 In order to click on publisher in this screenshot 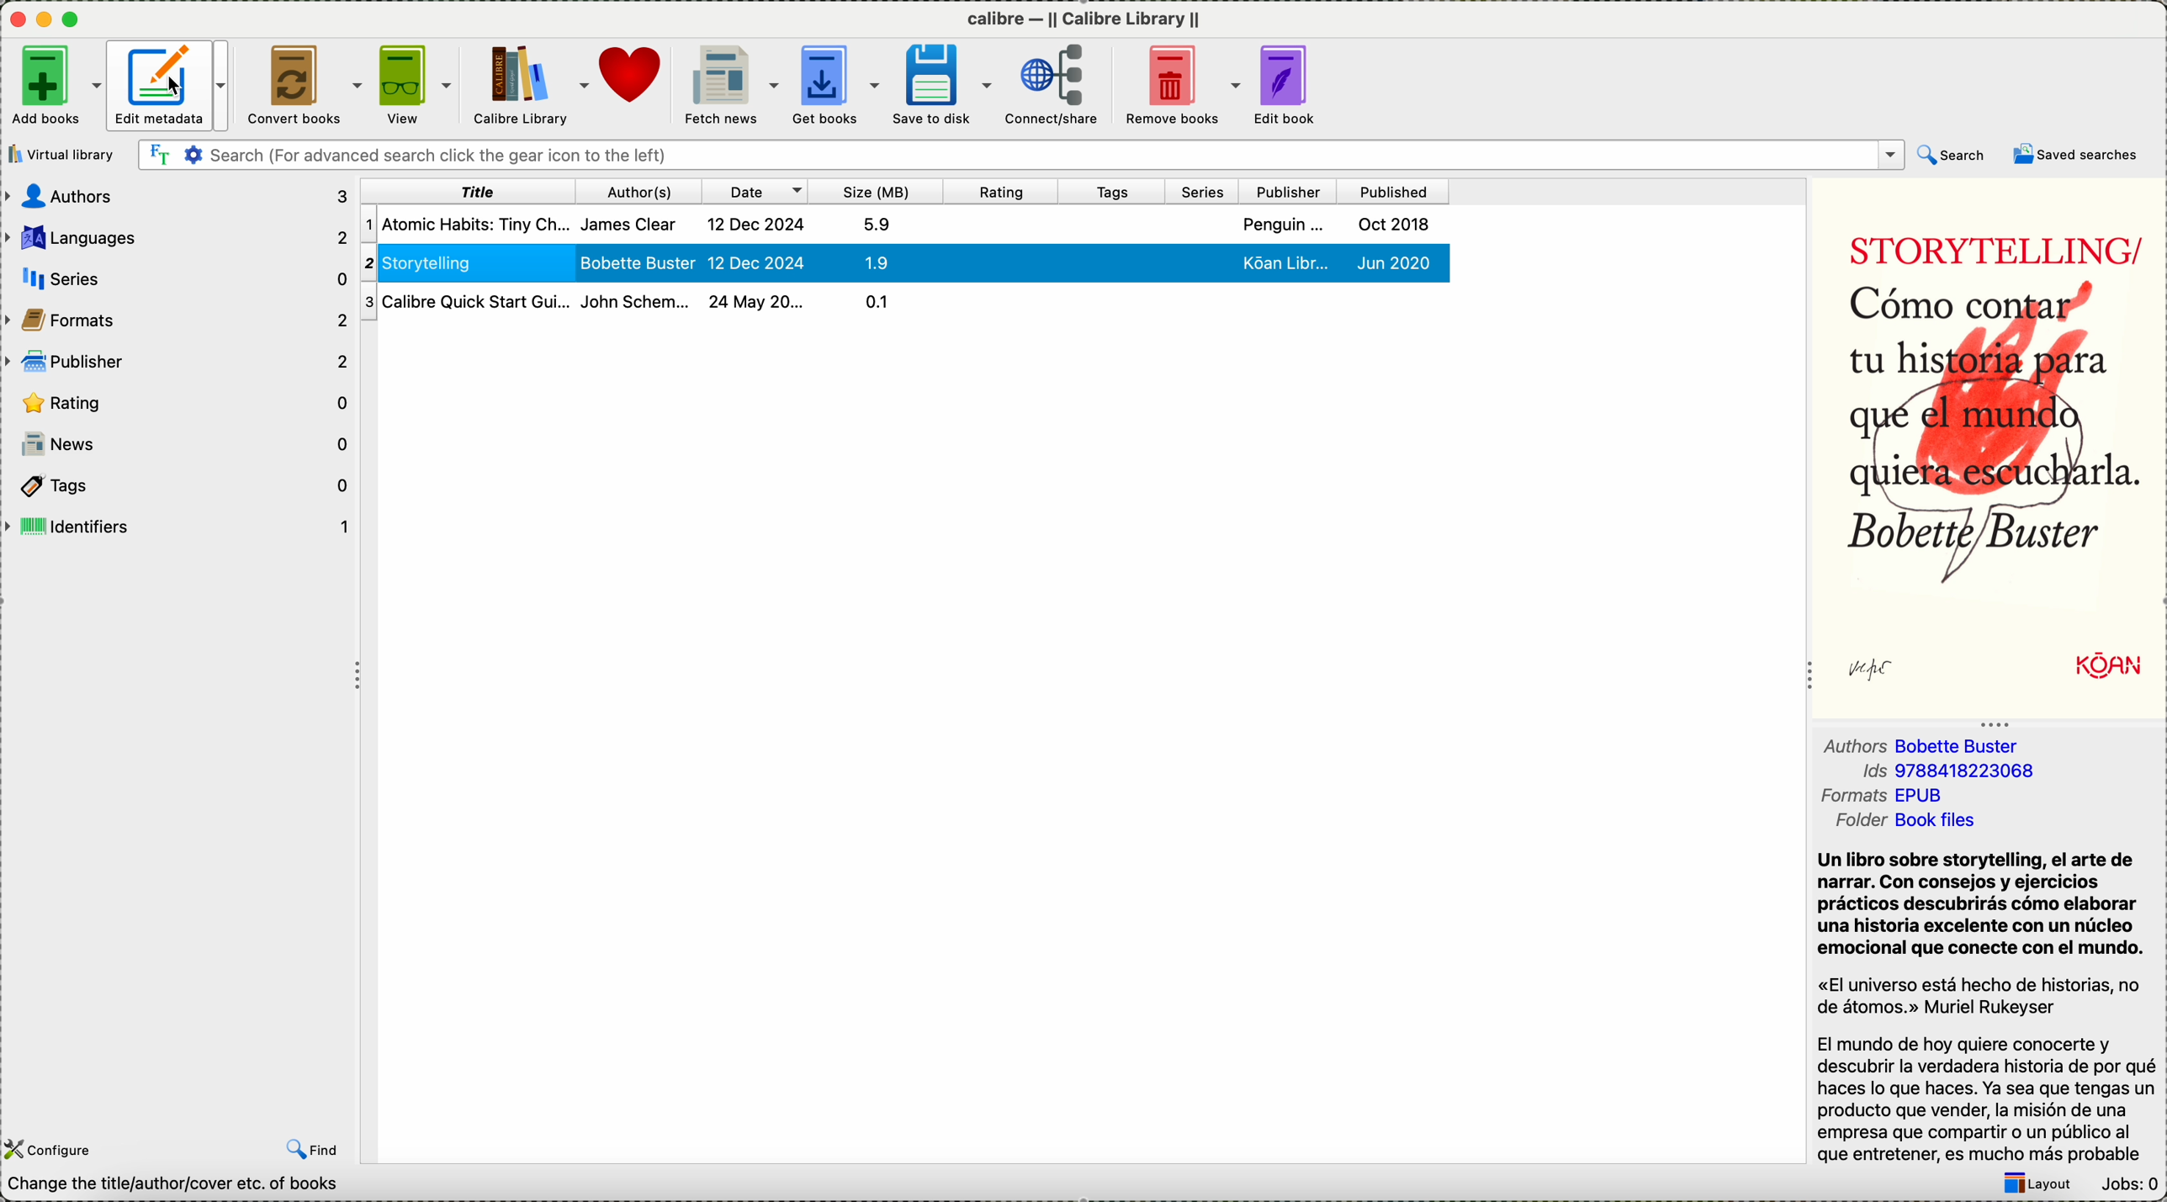, I will do `click(182, 359)`.